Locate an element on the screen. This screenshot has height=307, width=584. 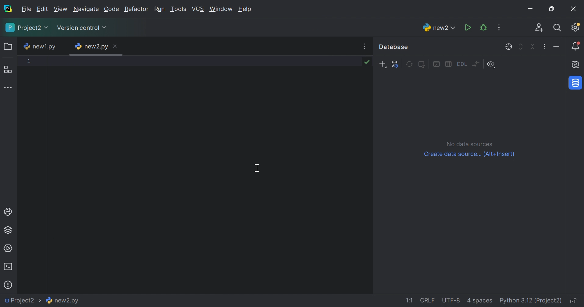
Create data source... (Alt+Insert) is located at coordinates (470, 154).